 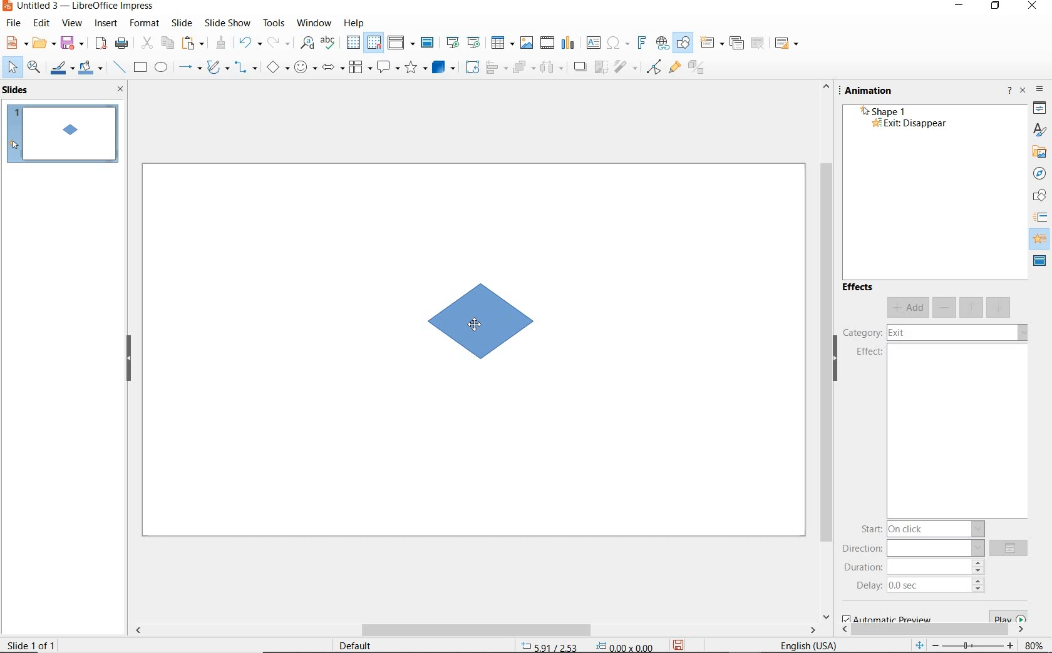 What do you see at coordinates (548, 44) in the screenshot?
I see `insert audio or video` at bounding box center [548, 44].